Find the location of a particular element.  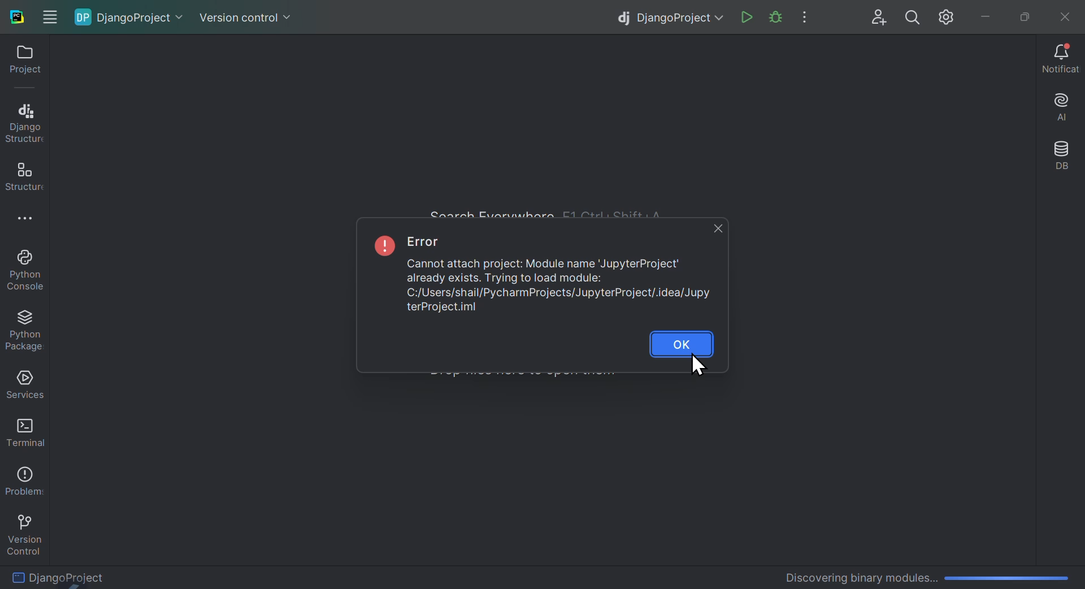

close is located at coordinates (714, 228).